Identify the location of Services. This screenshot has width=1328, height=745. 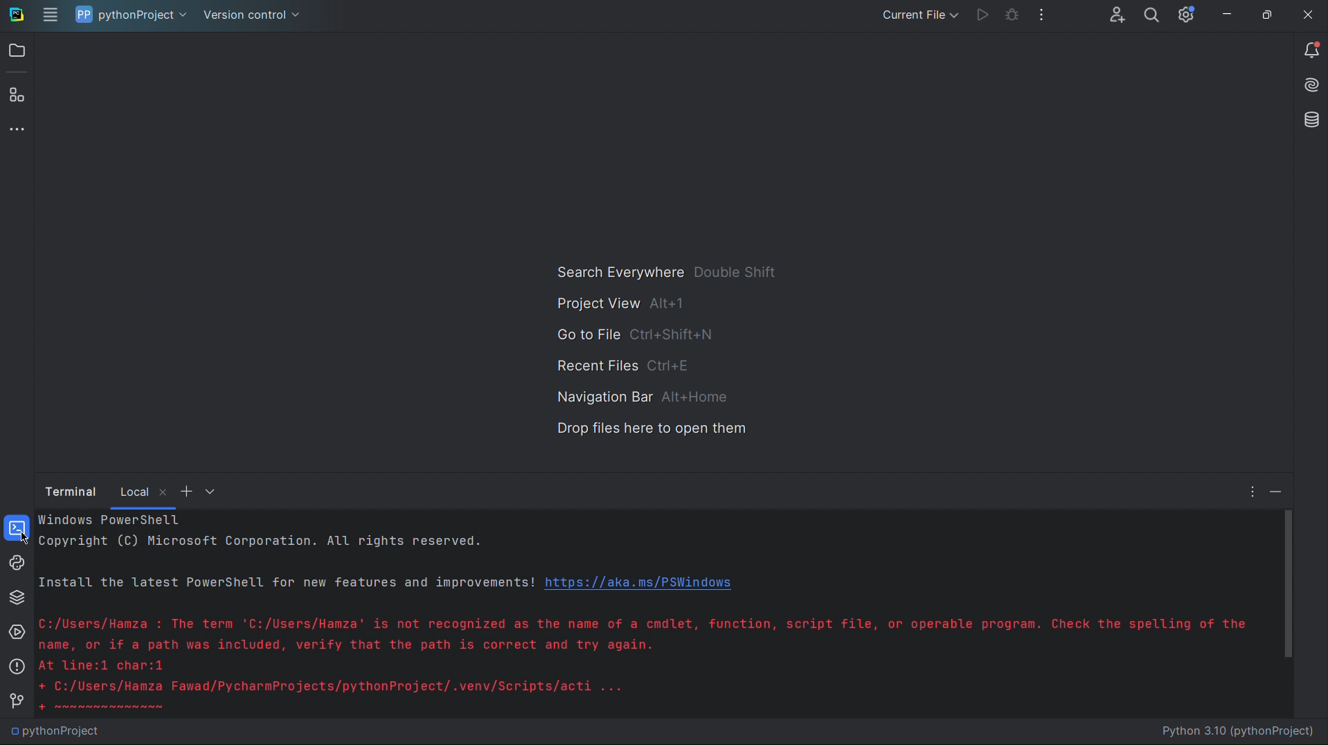
(18, 632).